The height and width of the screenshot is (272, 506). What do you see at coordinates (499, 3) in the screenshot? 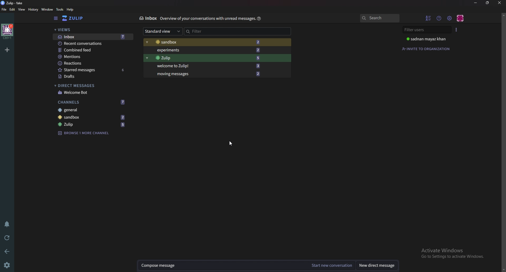
I see `close` at bounding box center [499, 3].